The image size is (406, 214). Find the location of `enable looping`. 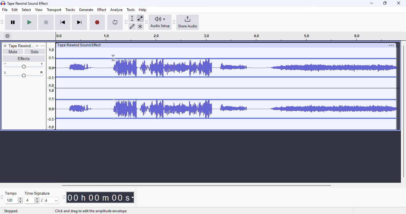

enable looping is located at coordinates (115, 22).